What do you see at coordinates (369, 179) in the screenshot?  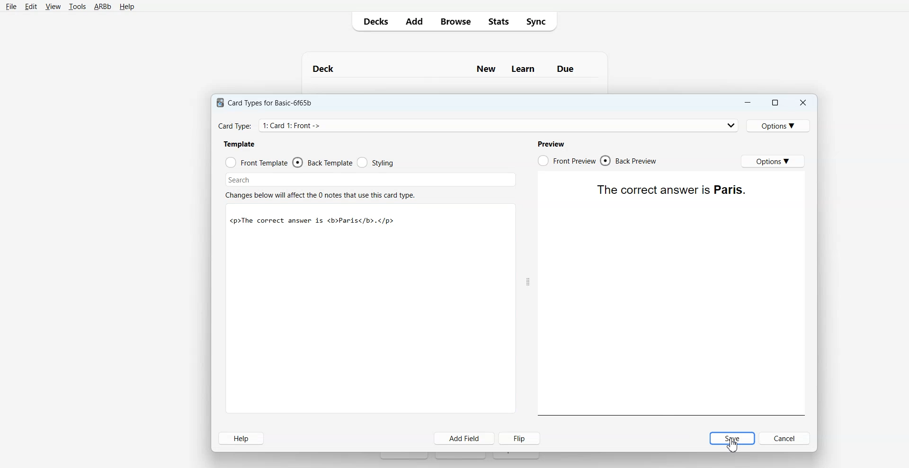 I see `Search Bar` at bounding box center [369, 179].